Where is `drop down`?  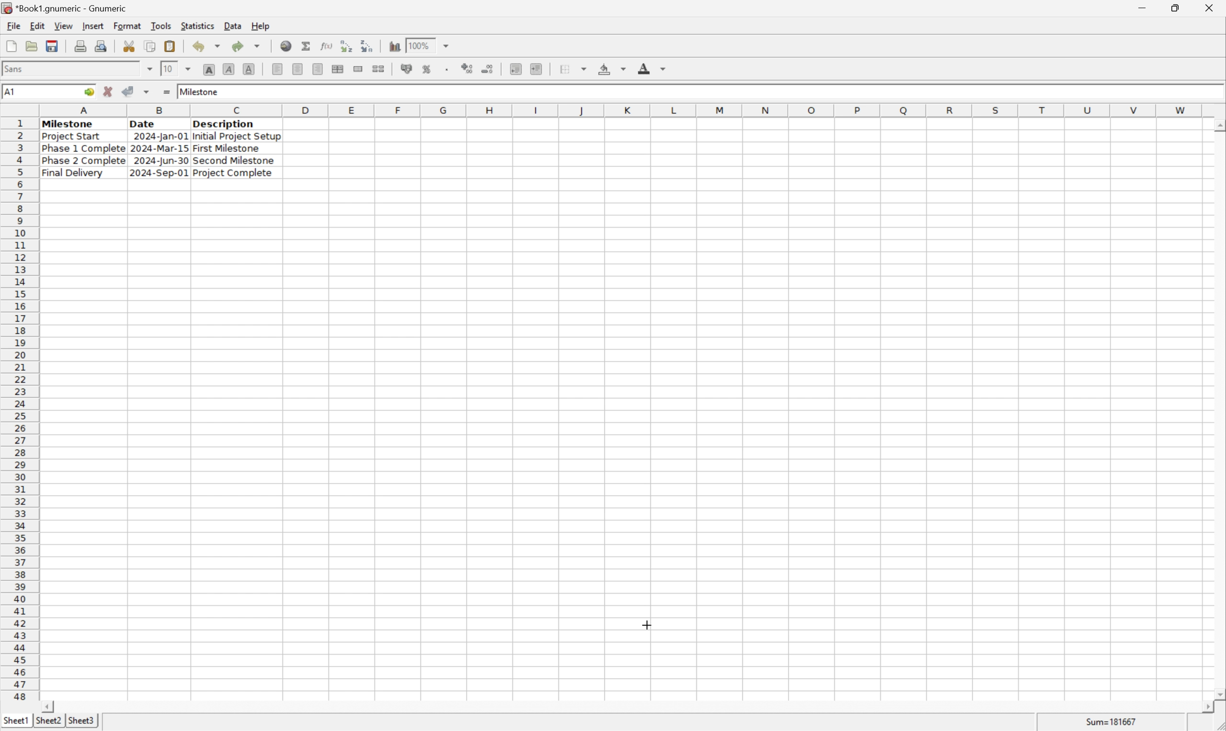
drop down is located at coordinates (189, 68).